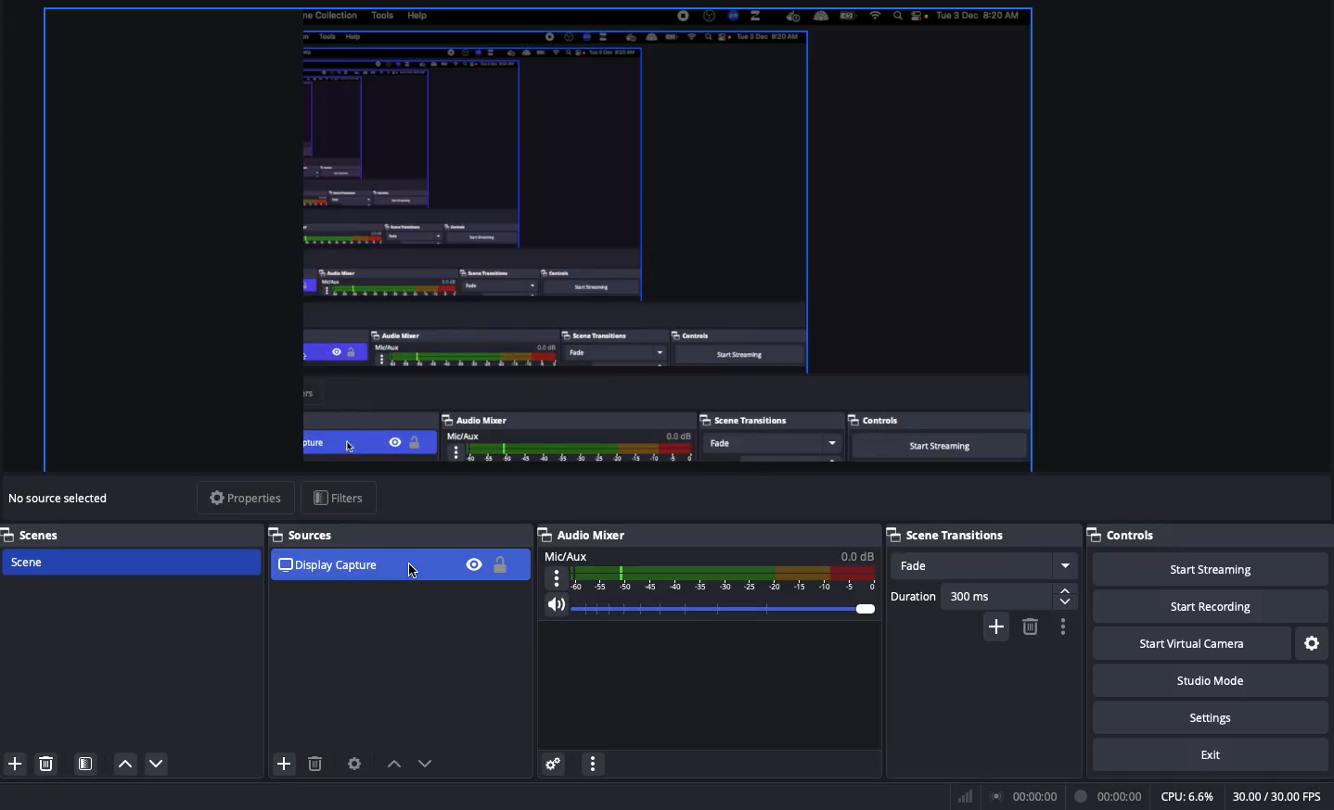  What do you see at coordinates (315, 762) in the screenshot?
I see `delete` at bounding box center [315, 762].